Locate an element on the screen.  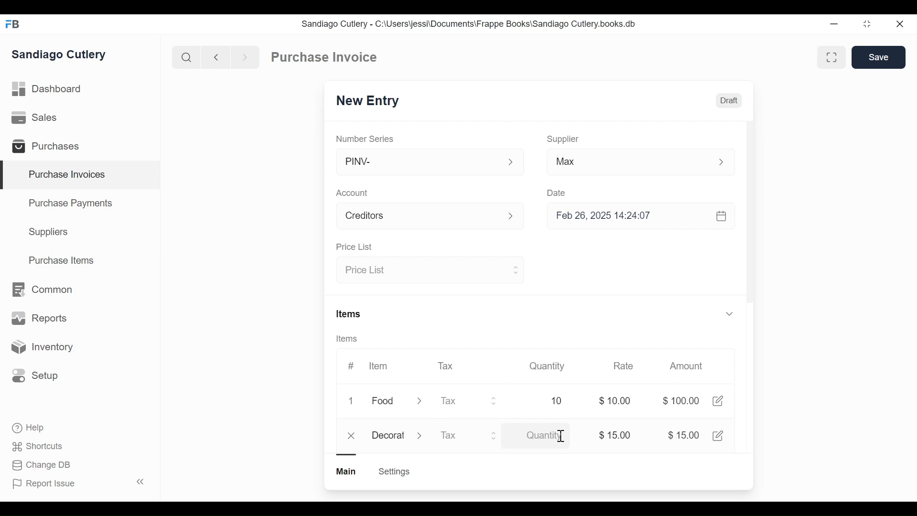
Navigate forward is located at coordinates (245, 56).